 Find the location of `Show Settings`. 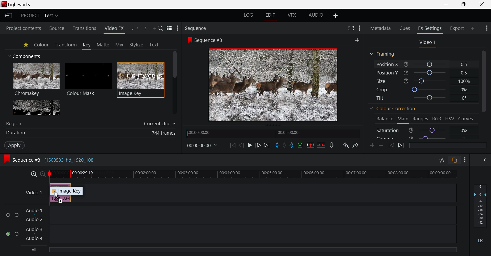

Show Settings is located at coordinates (486, 28).